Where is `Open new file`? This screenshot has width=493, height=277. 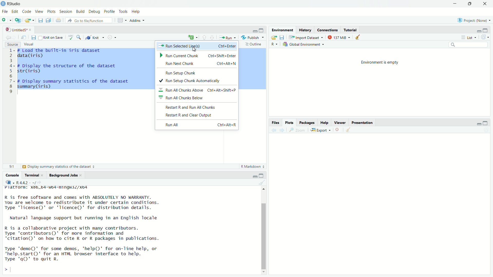 Open new file is located at coordinates (6, 20).